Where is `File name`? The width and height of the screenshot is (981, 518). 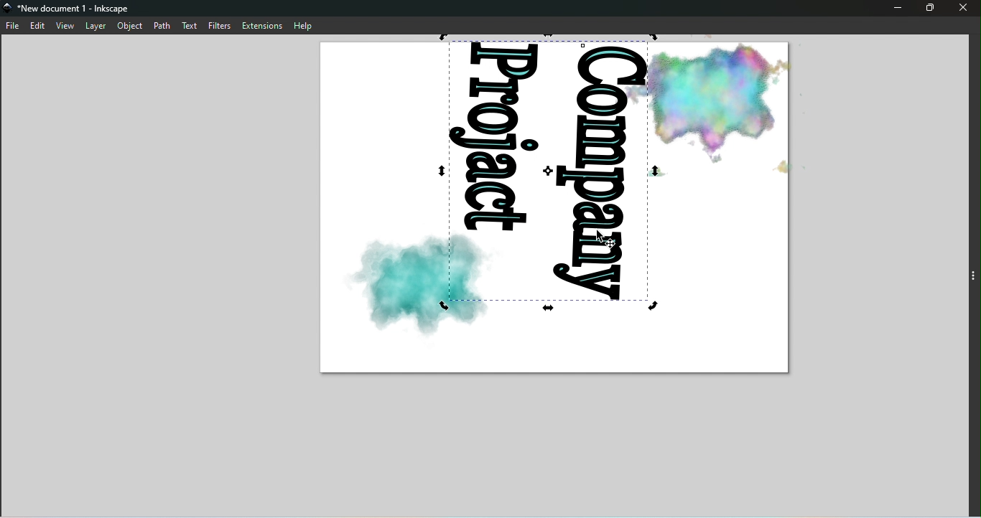
File name is located at coordinates (73, 8).